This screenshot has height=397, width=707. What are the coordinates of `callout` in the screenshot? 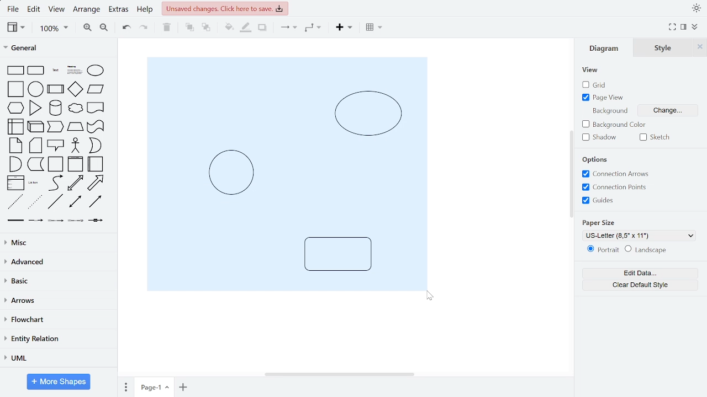 It's located at (56, 145).